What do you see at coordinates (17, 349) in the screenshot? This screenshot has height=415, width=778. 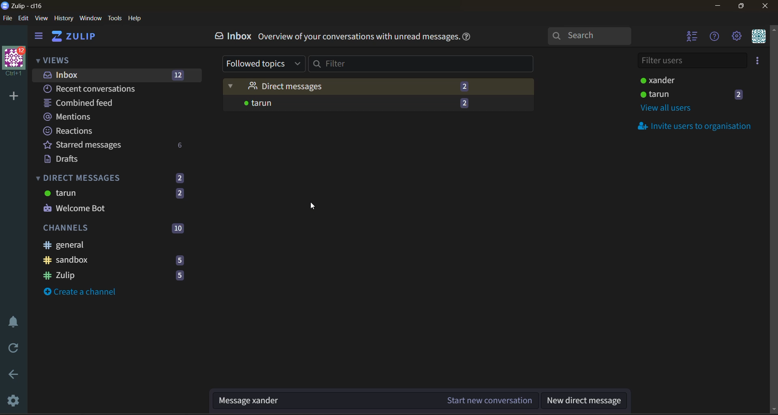 I see `reload` at bounding box center [17, 349].